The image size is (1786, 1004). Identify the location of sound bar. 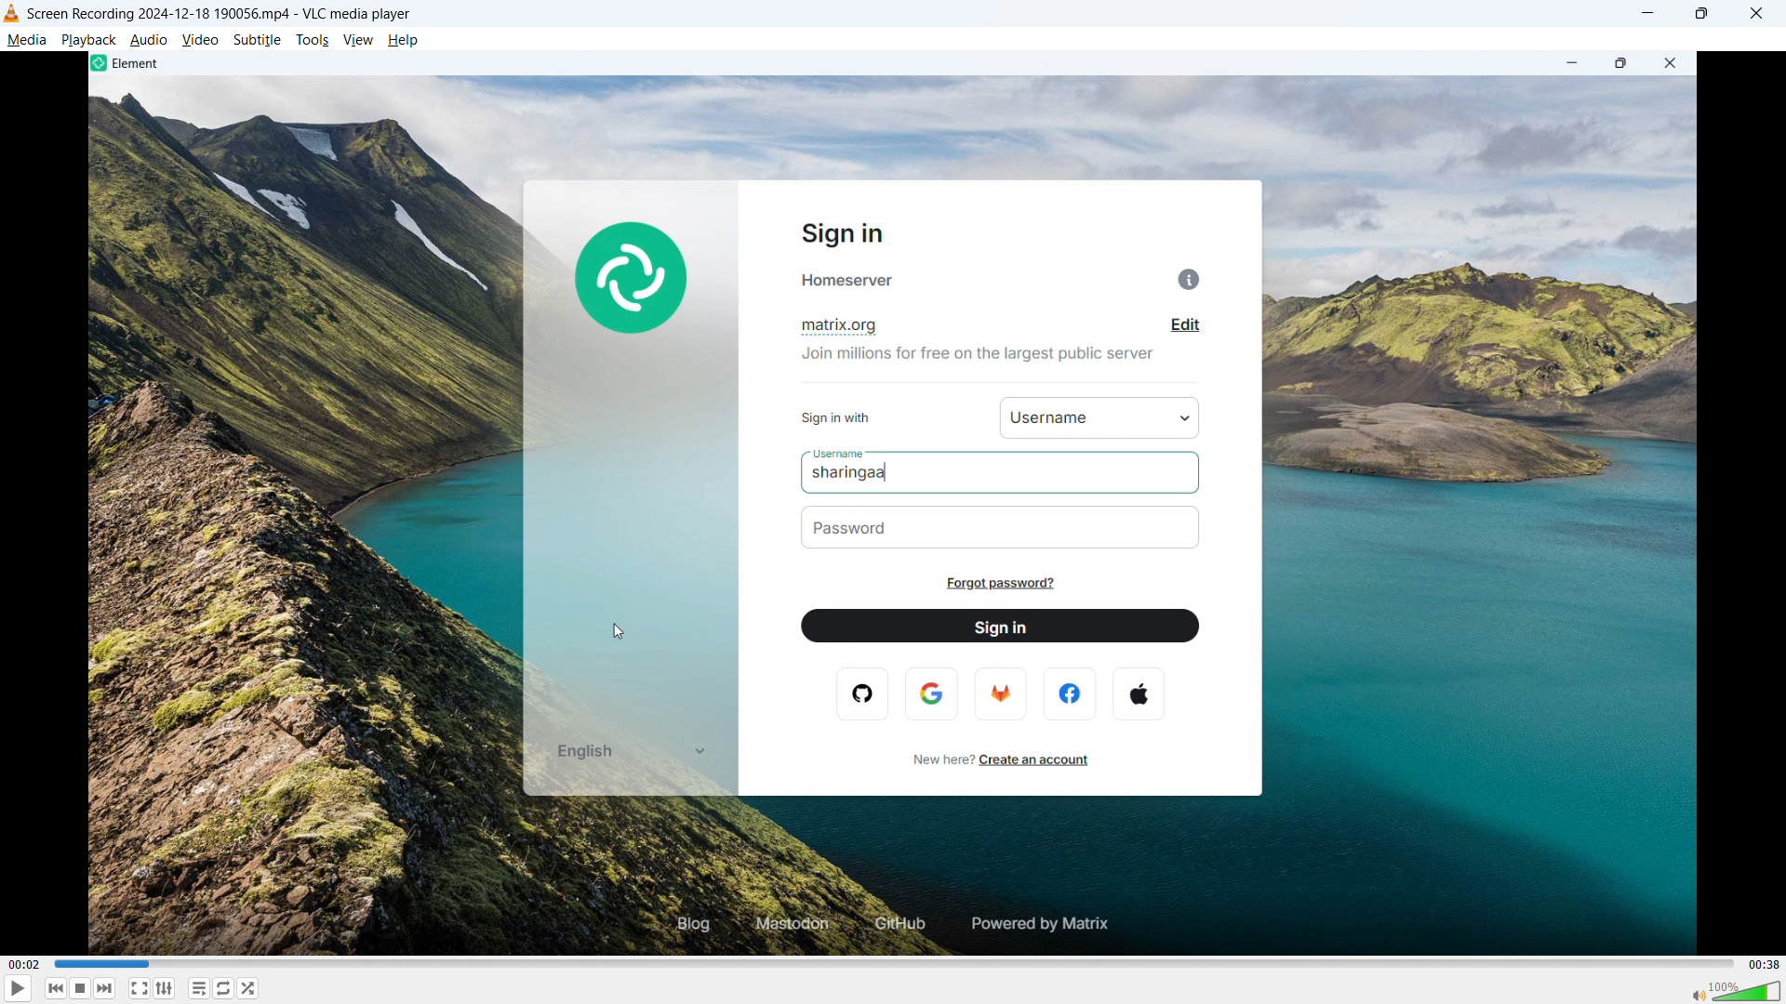
(1735, 990).